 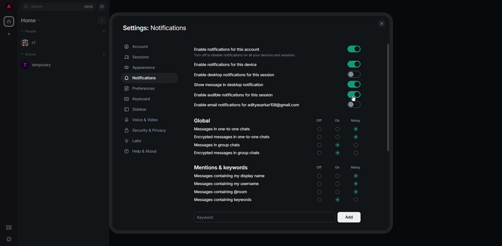 I want to click on add, so click(x=104, y=54).